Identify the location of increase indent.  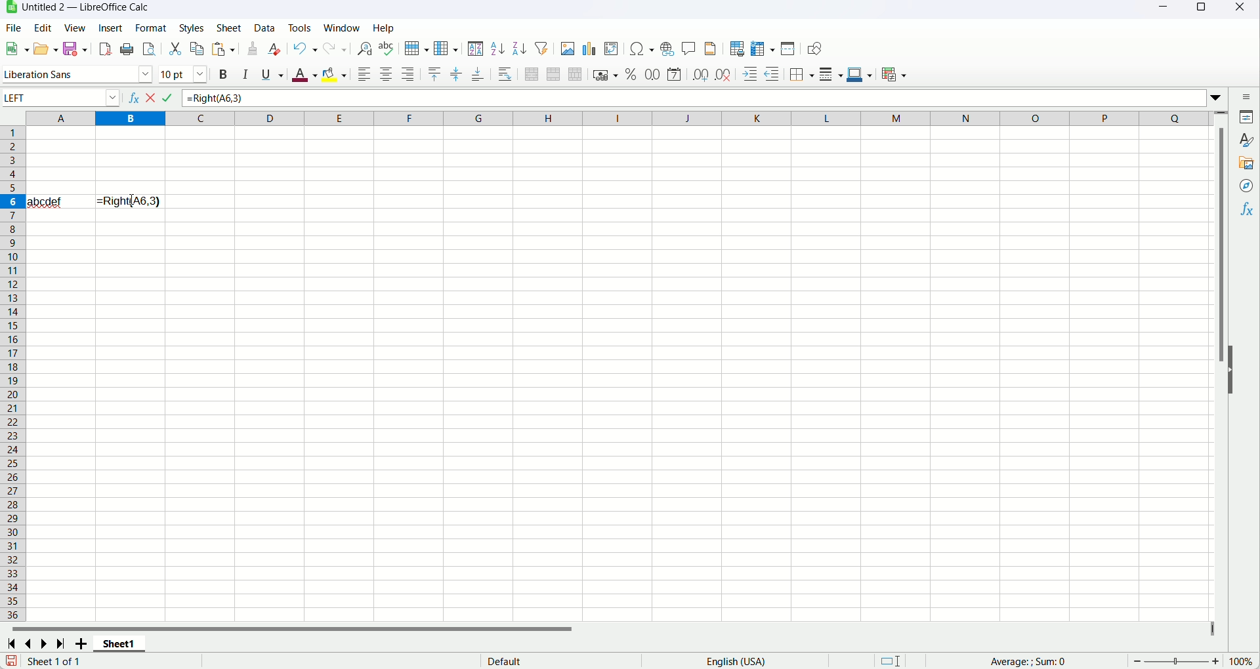
(750, 74).